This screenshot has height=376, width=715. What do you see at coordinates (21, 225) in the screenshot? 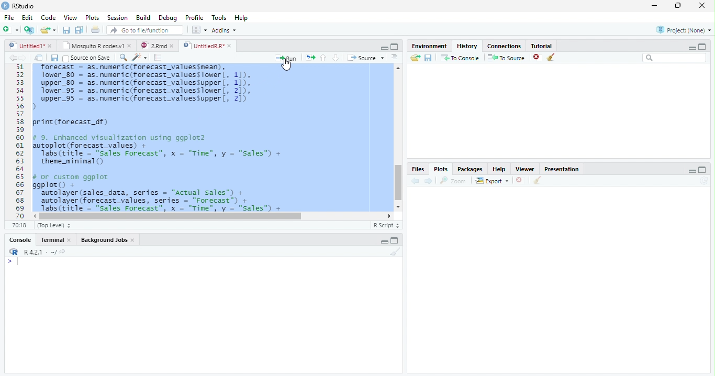
I see `1:1` at bounding box center [21, 225].